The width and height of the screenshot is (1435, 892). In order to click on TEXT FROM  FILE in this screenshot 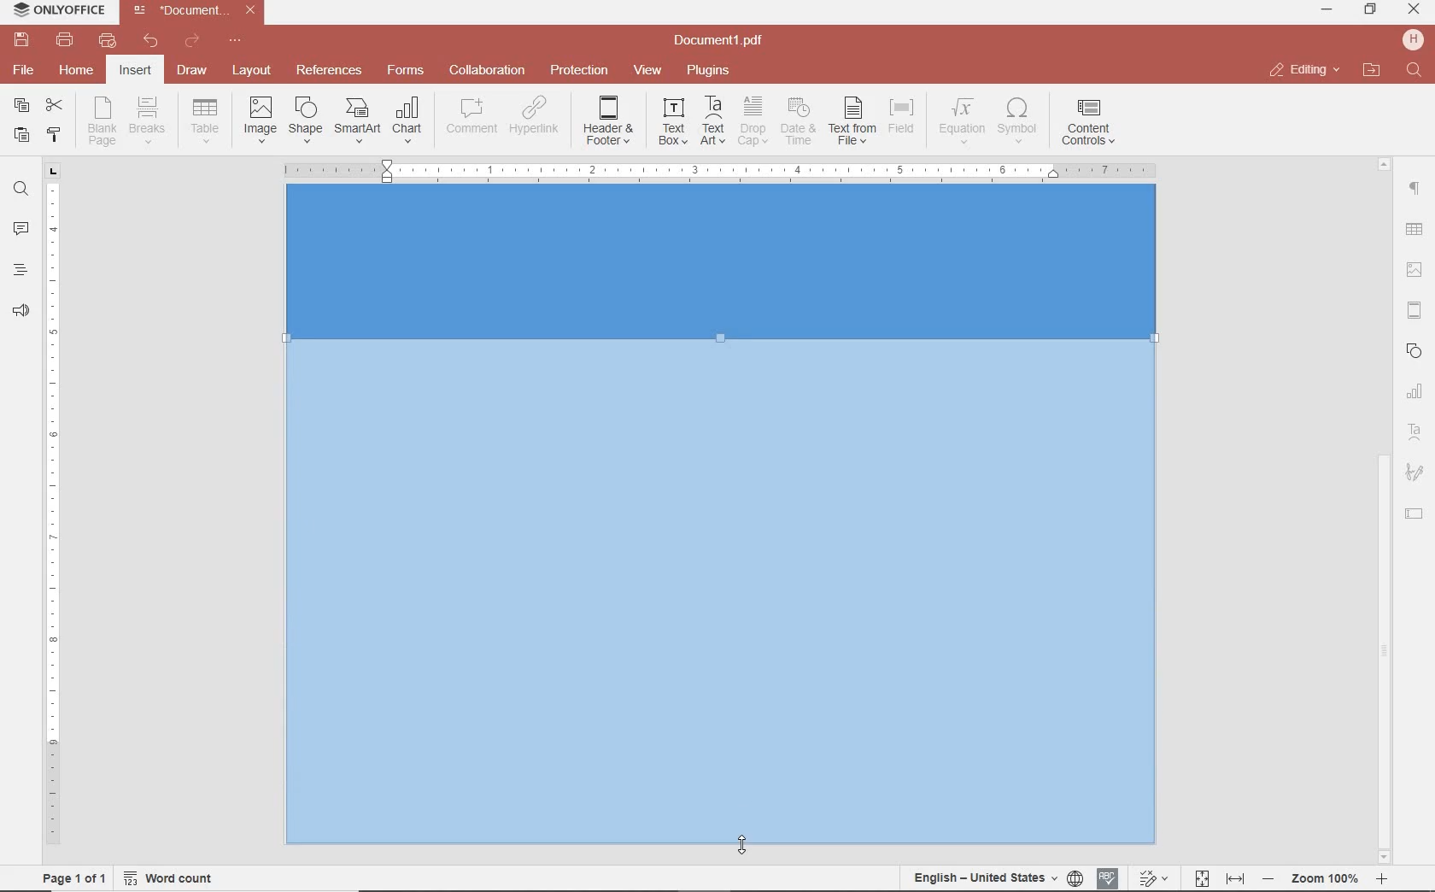, I will do `click(852, 121)`.